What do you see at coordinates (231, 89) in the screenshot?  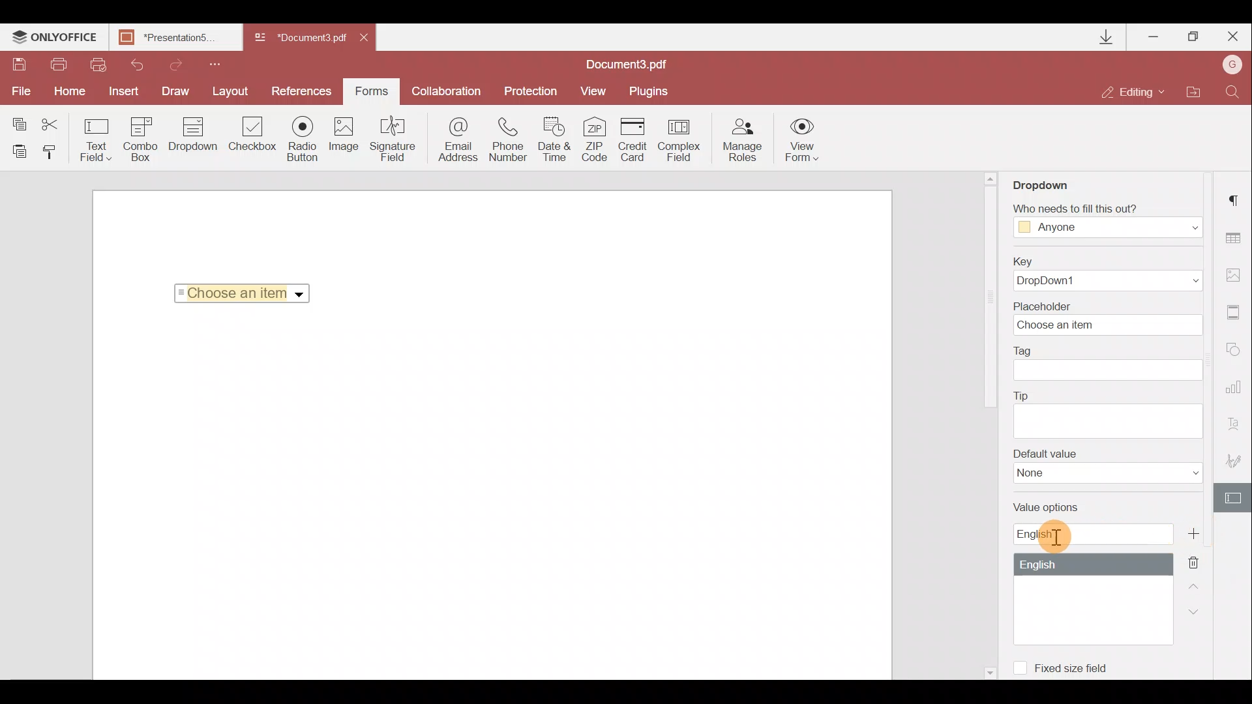 I see `Layout` at bounding box center [231, 89].